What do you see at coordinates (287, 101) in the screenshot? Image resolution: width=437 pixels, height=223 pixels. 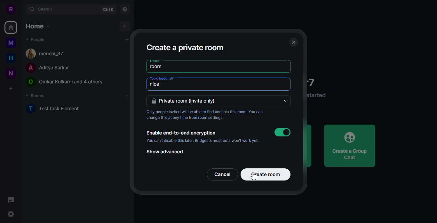 I see `drop down` at bounding box center [287, 101].